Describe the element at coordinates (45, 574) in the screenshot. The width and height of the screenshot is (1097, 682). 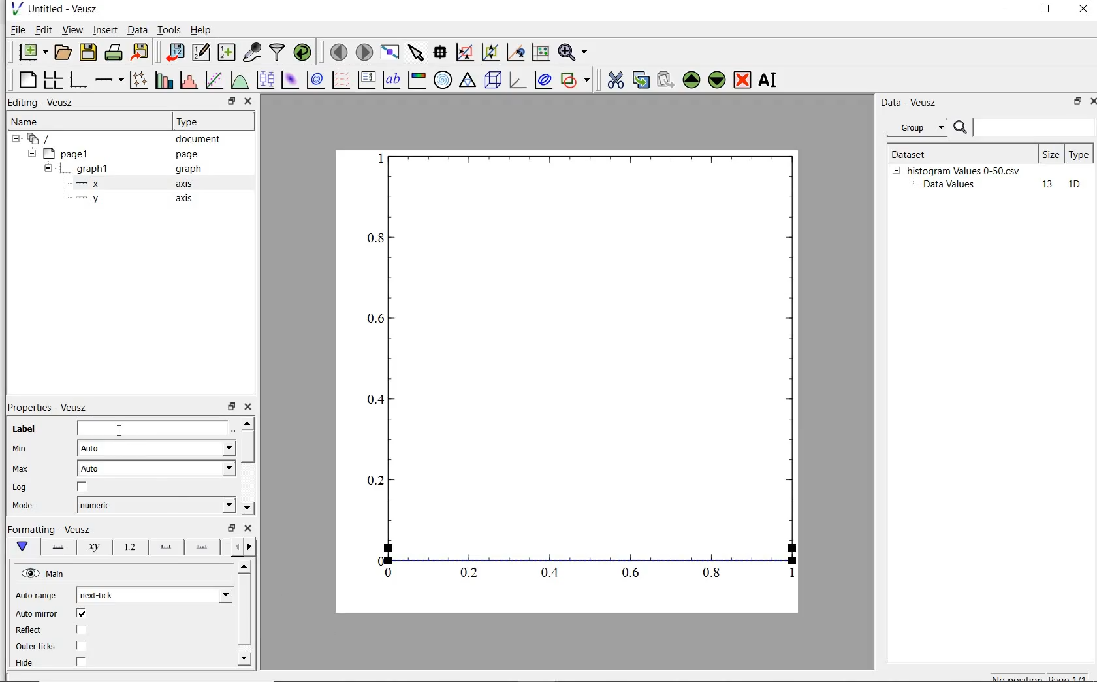
I see `hide` at that location.